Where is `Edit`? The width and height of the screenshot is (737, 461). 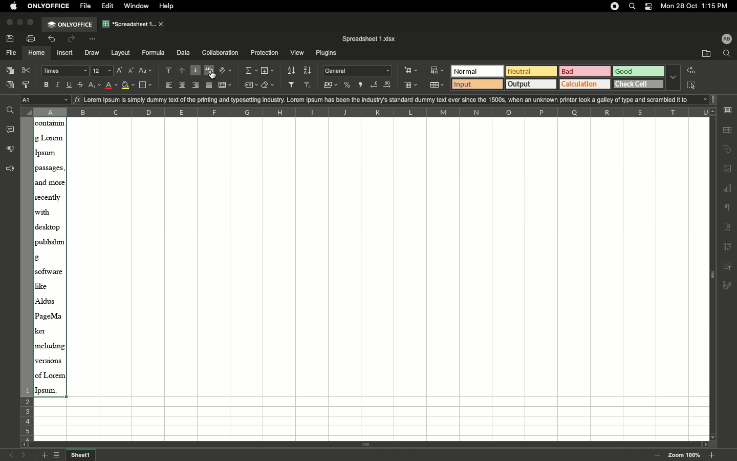 Edit is located at coordinates (109, 6).